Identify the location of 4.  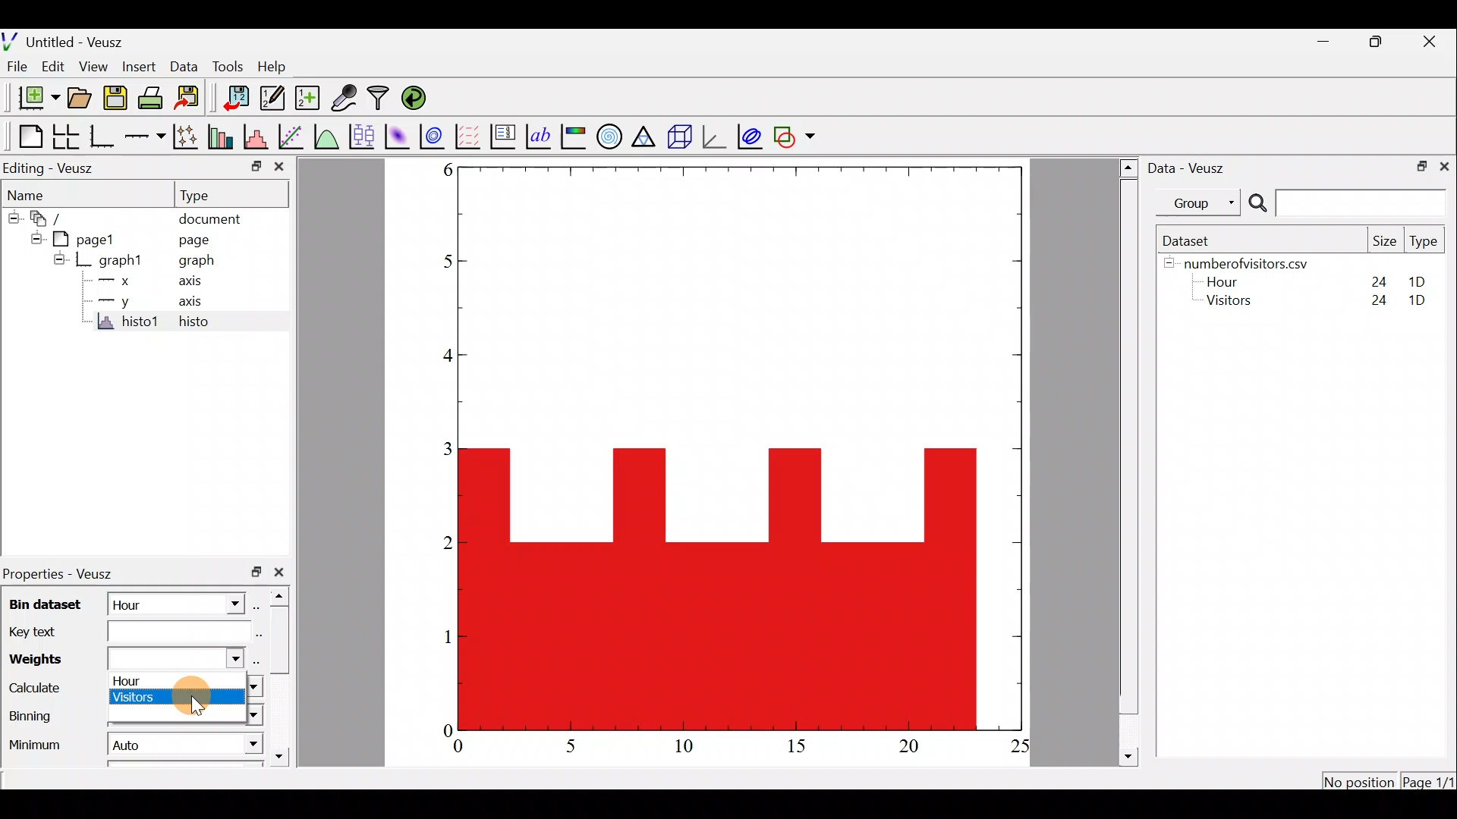
(433, 359).